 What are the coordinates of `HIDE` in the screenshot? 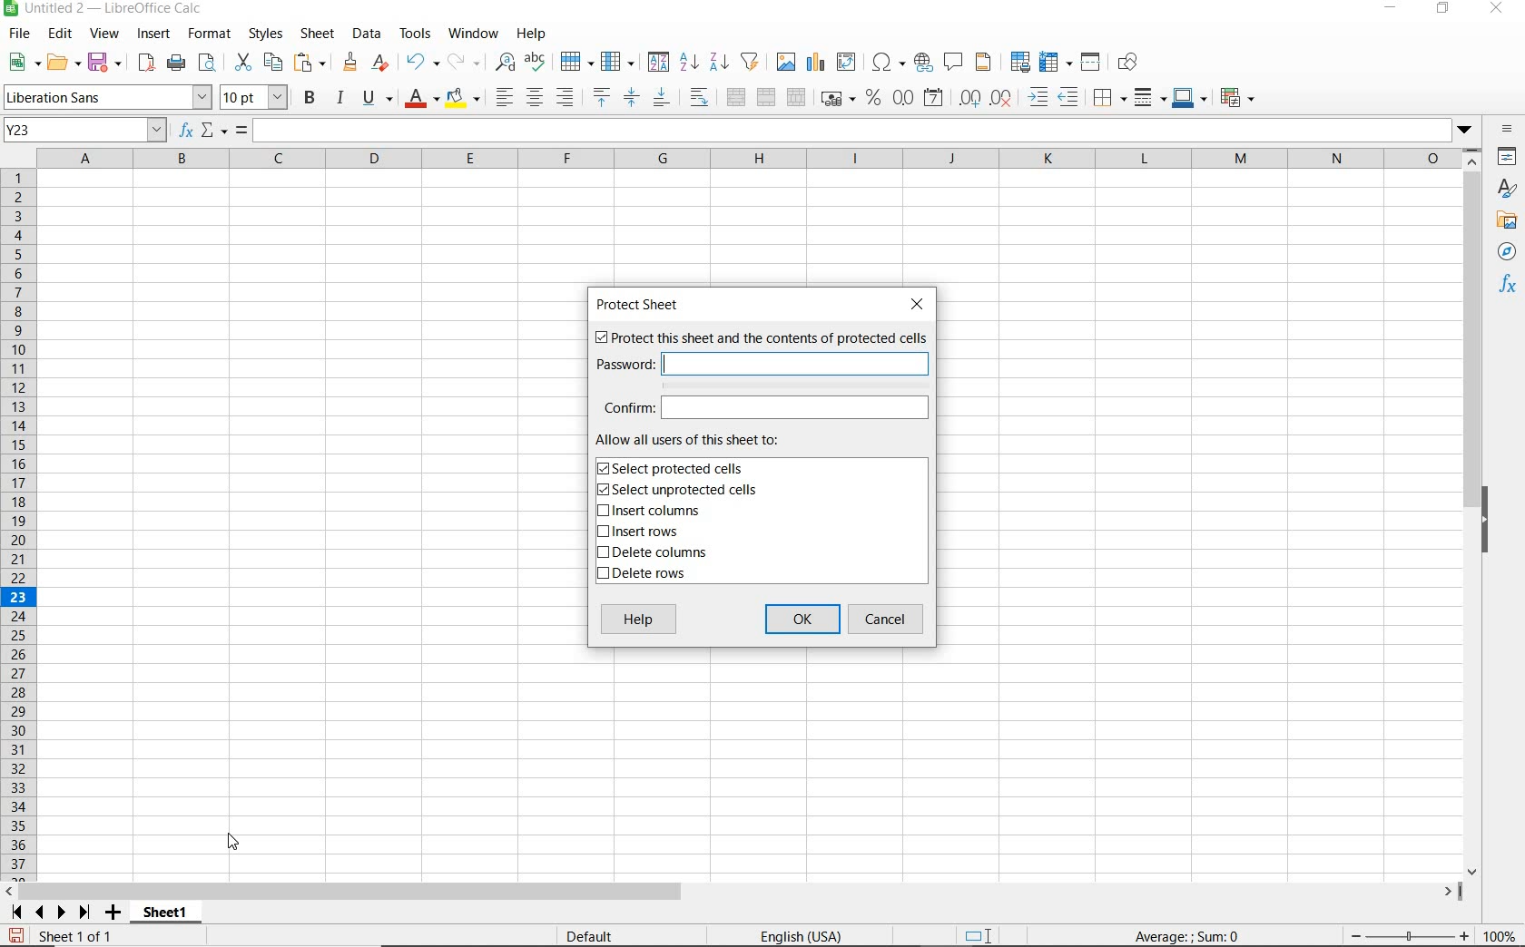 It's located at (1495, 517).